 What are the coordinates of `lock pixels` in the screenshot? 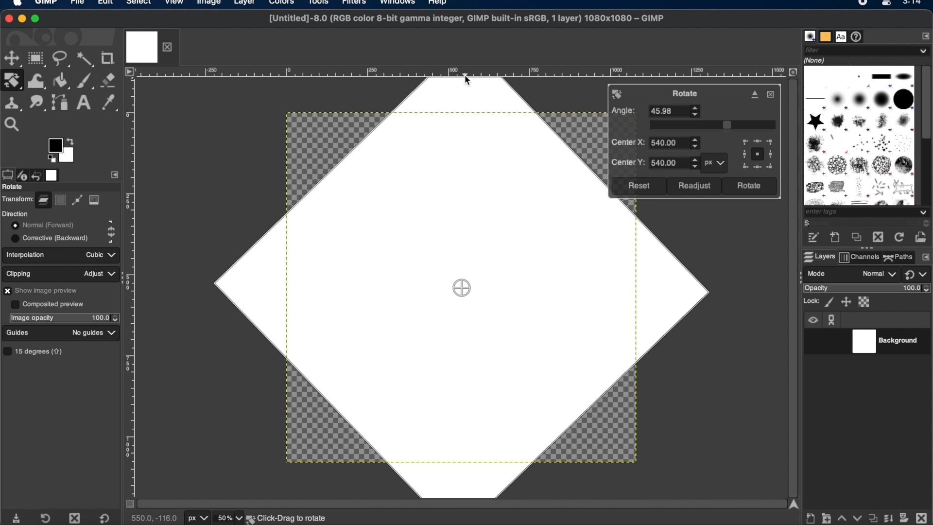 It's located at (829, 302).